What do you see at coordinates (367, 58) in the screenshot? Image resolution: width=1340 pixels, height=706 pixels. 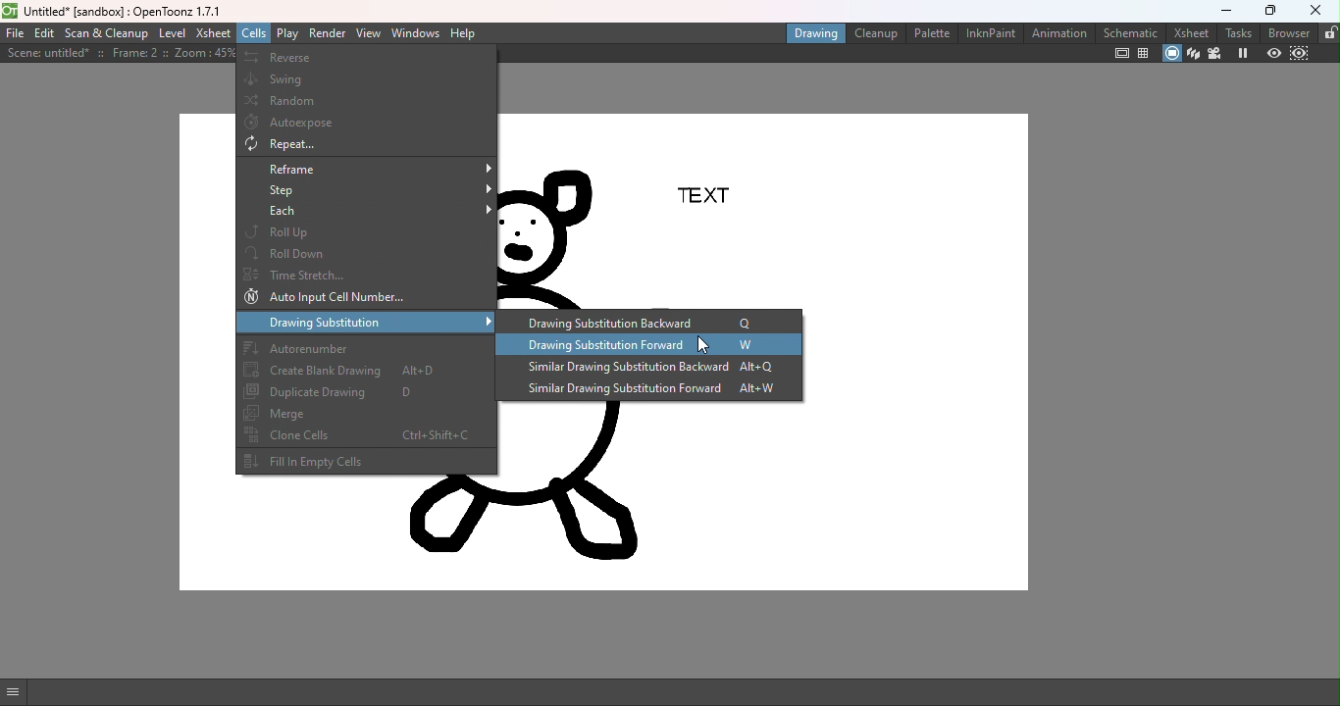 I see `Reverse` at bounding box center [367, 58].